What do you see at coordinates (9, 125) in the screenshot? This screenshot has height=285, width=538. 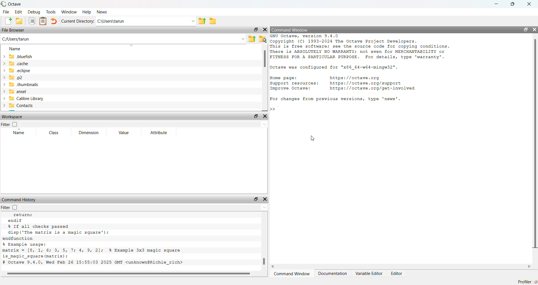 I see `Filter` at bounding box center [9, 125].